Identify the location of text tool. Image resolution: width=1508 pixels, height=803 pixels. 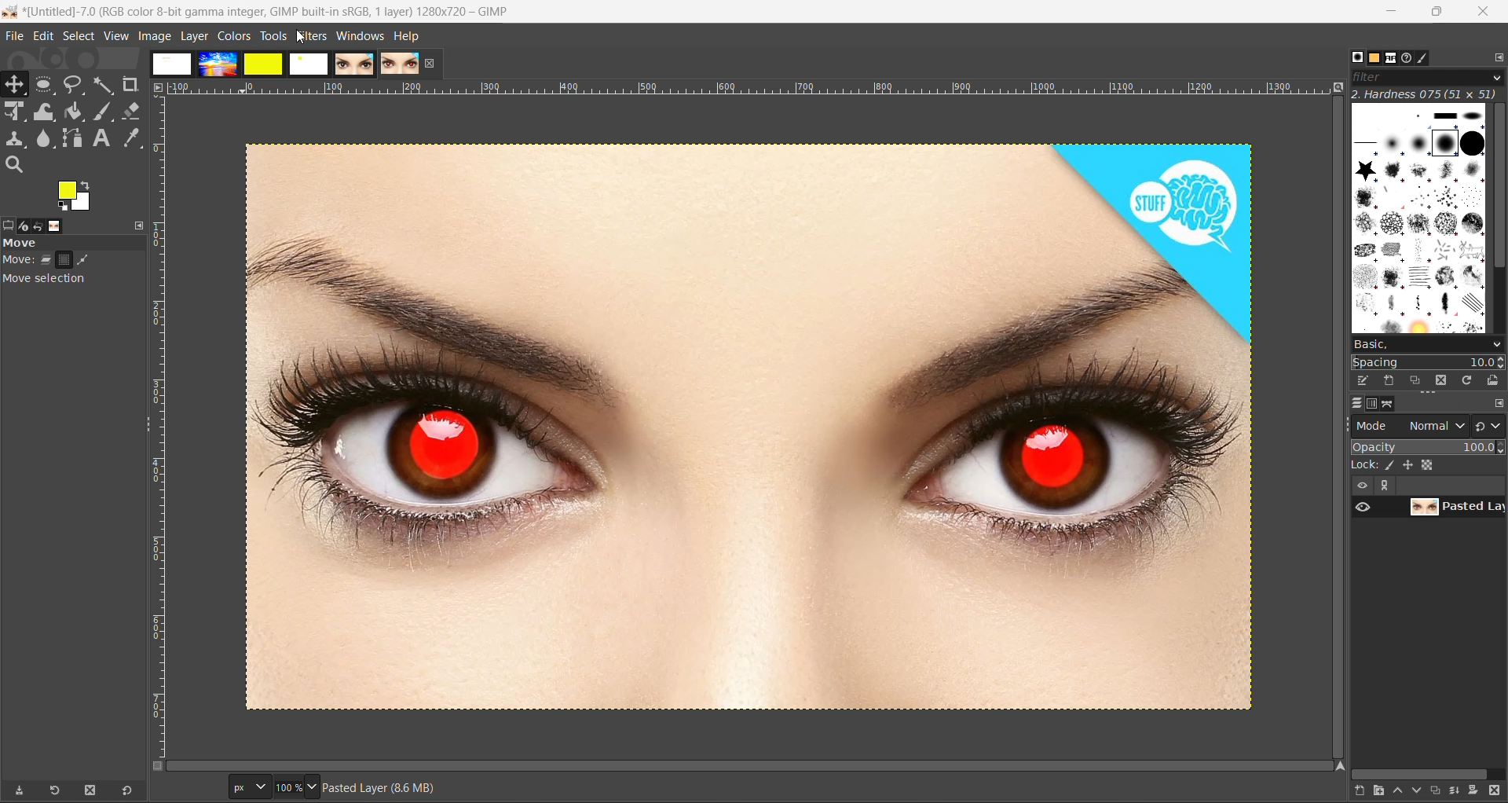
(102, 138).